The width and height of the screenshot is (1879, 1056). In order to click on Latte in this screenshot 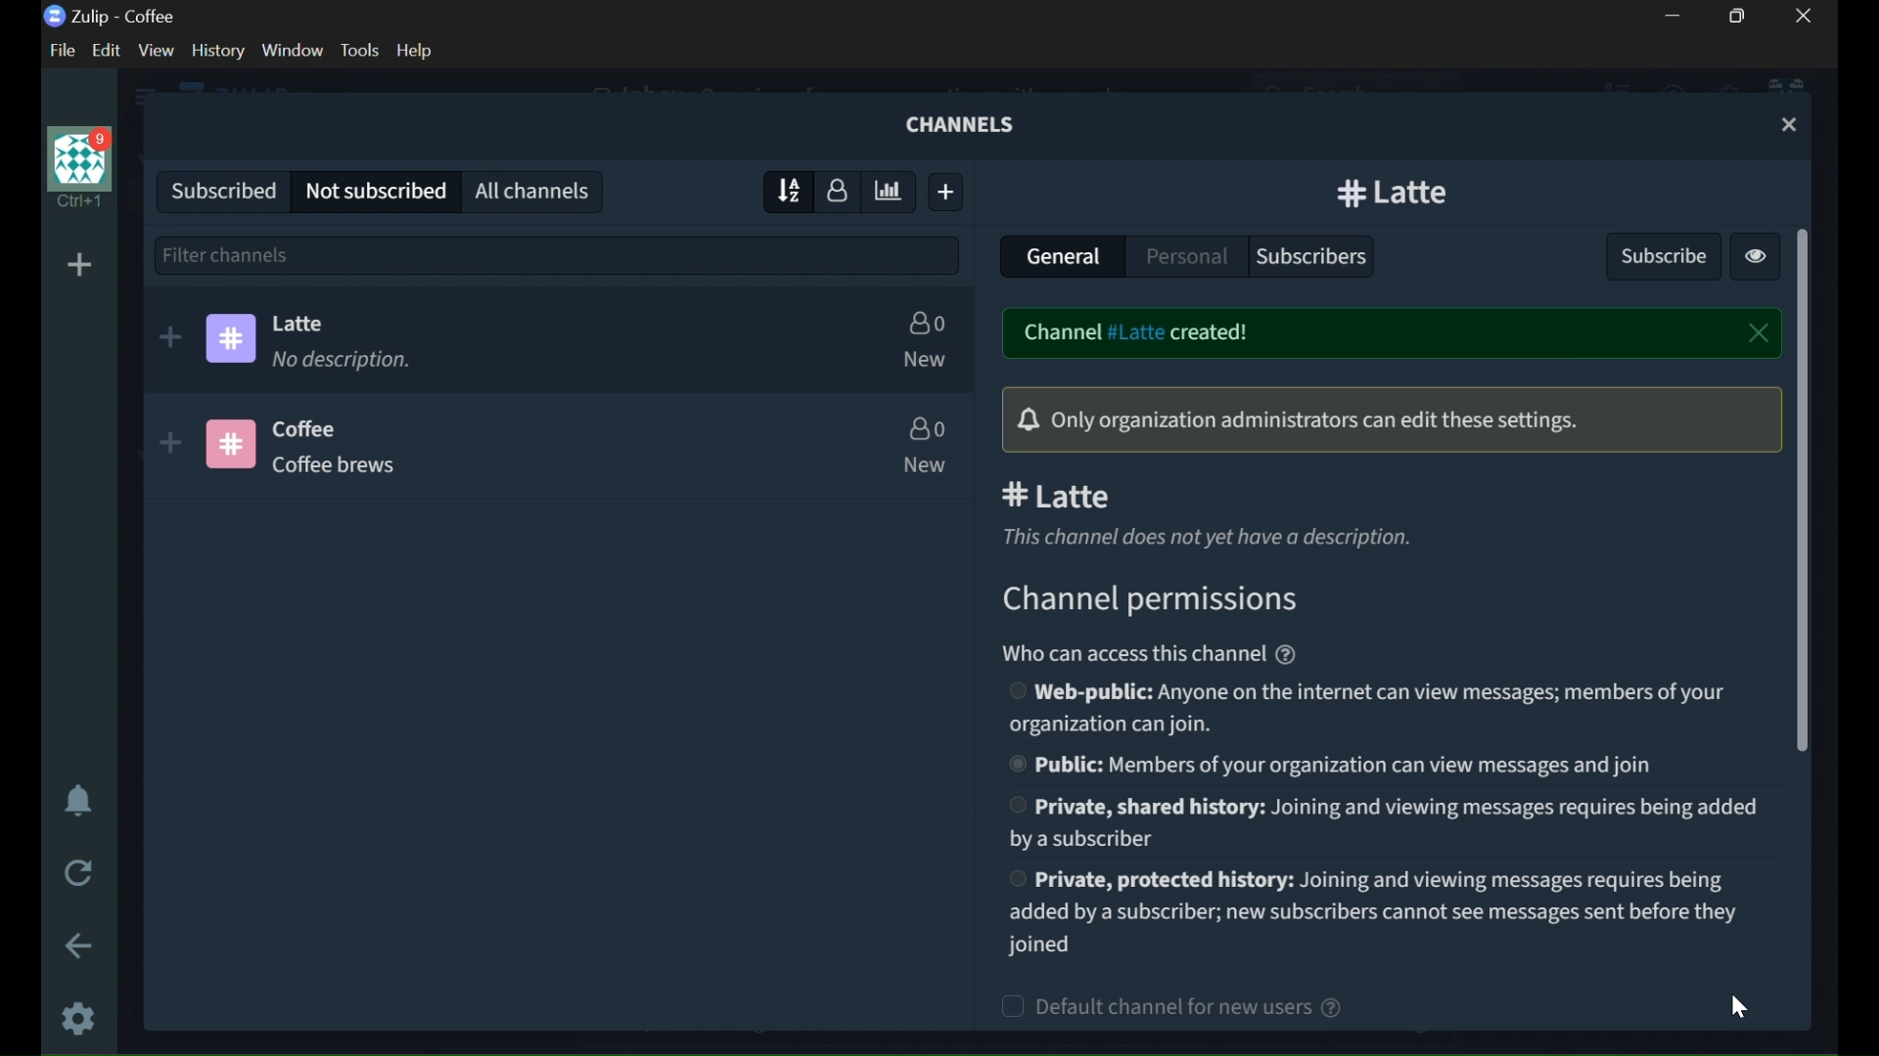, I will do `click(306, 324)`.